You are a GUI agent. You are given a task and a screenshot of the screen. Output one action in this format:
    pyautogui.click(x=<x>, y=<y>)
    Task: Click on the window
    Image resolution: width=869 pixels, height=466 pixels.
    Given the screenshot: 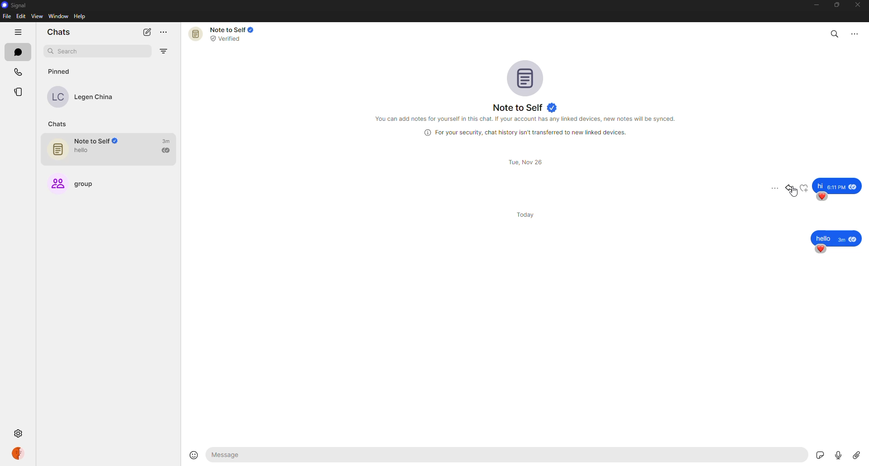 What is the action you would take?
    pyautogui.click(x=58, y=16)
    